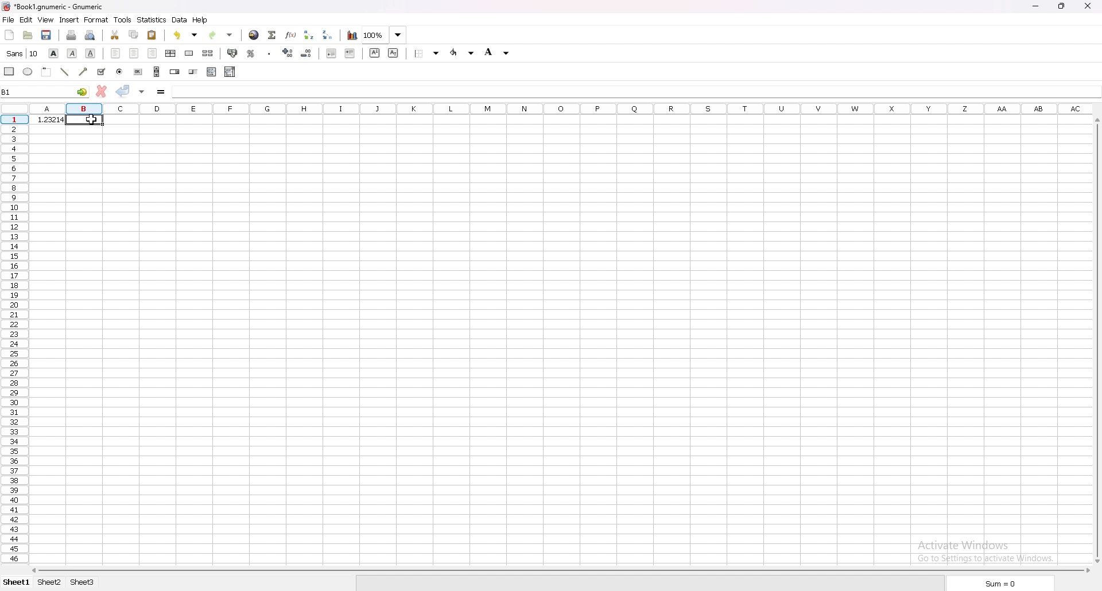 The image size is (1102, 591). I want to click on summation, so click(272, 35).